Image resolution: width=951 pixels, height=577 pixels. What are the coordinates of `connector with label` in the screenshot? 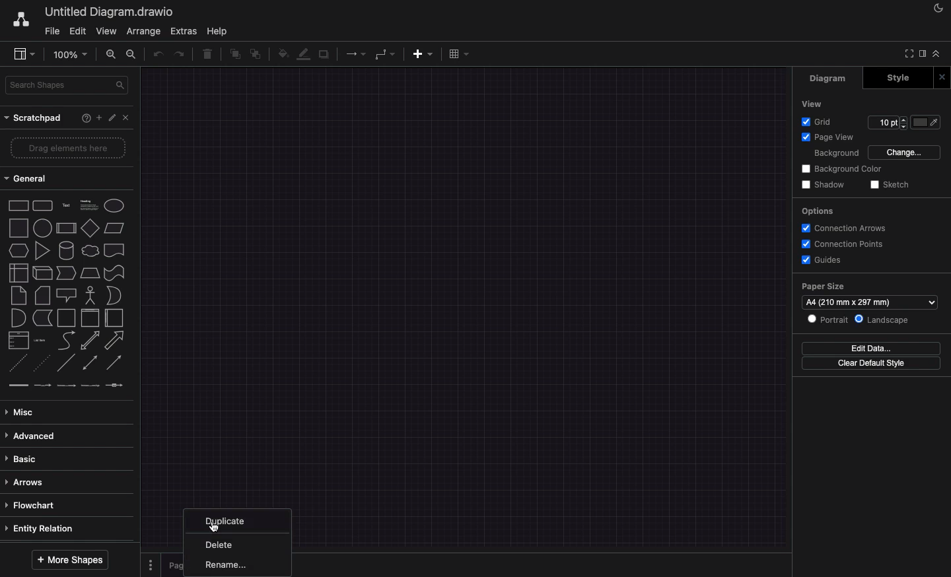 It's located at (44, 386).